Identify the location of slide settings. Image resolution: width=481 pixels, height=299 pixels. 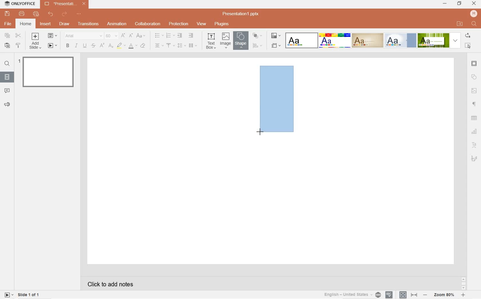
(474, 64).